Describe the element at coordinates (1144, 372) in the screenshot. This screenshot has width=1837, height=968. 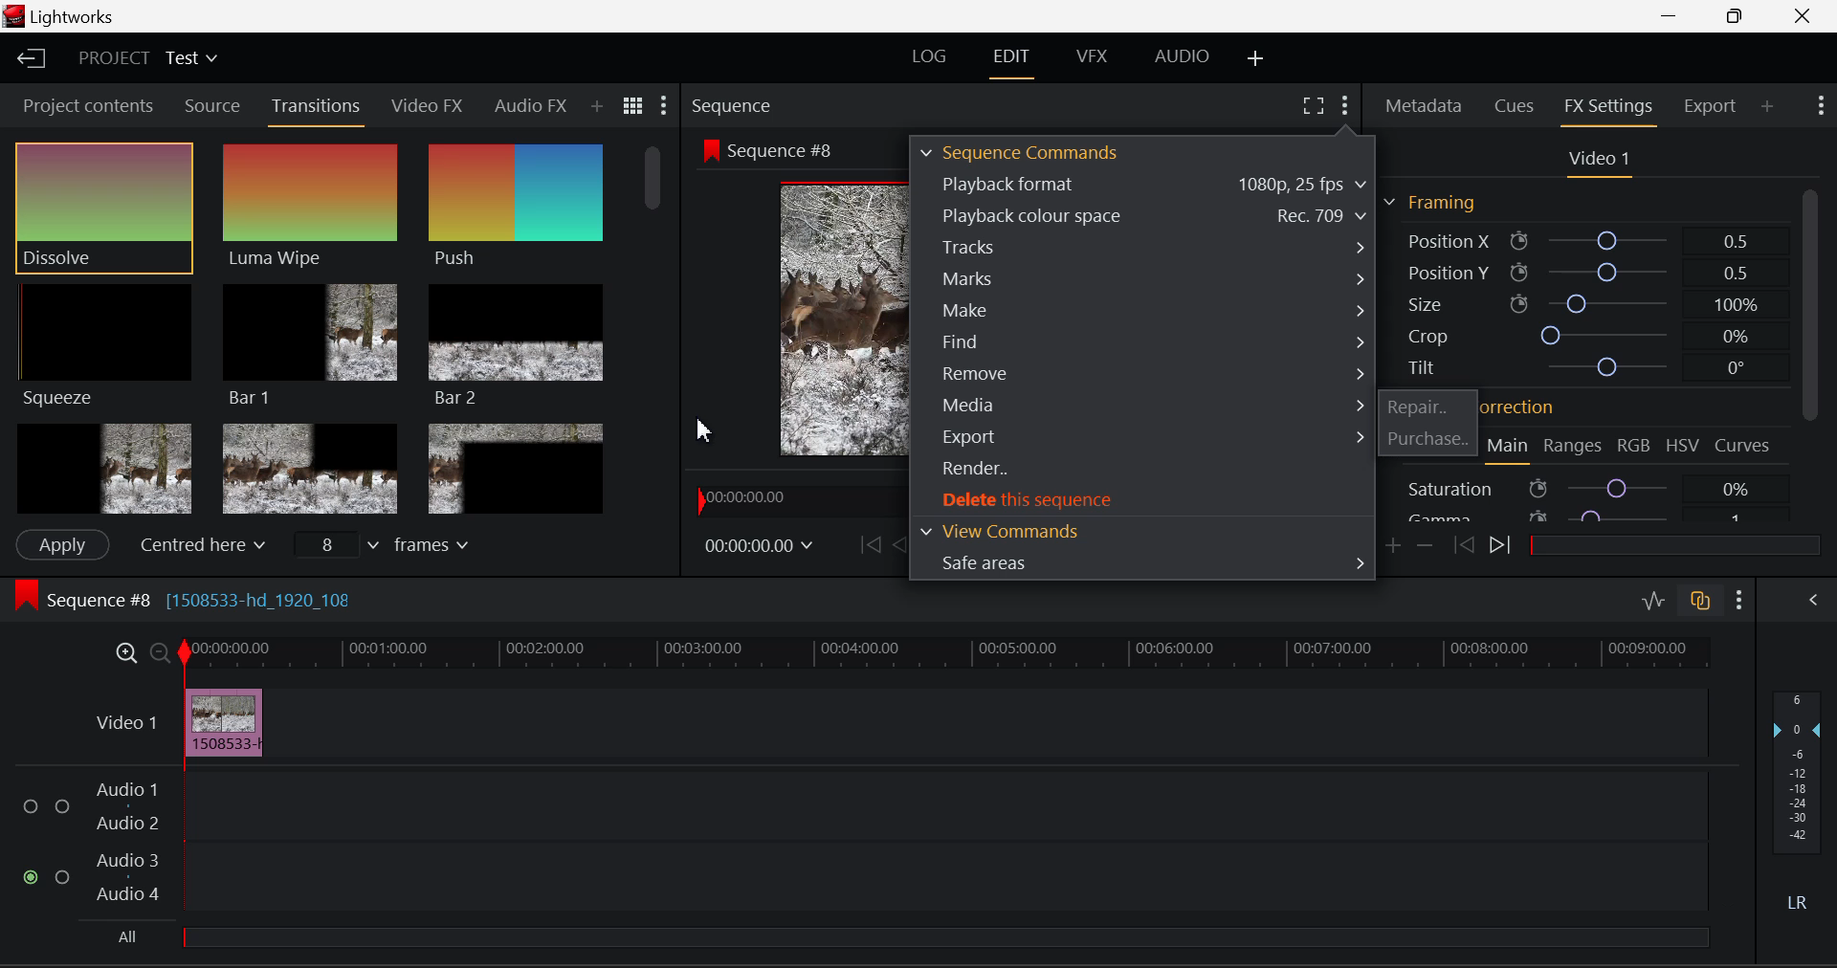
I see `Remove` at that location.